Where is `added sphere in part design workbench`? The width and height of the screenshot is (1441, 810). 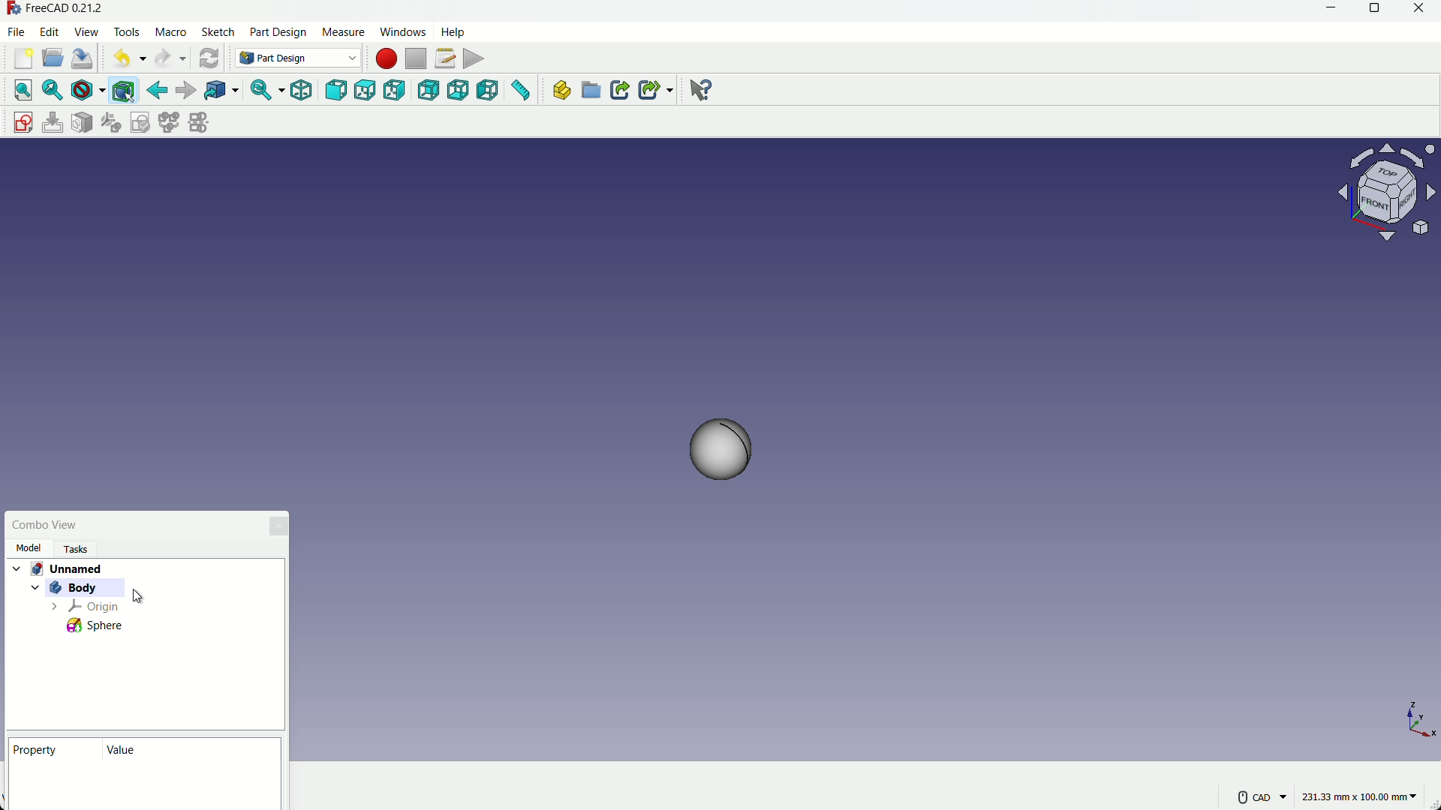 added sphere in part design workbench is located at coordinates (728, 457).